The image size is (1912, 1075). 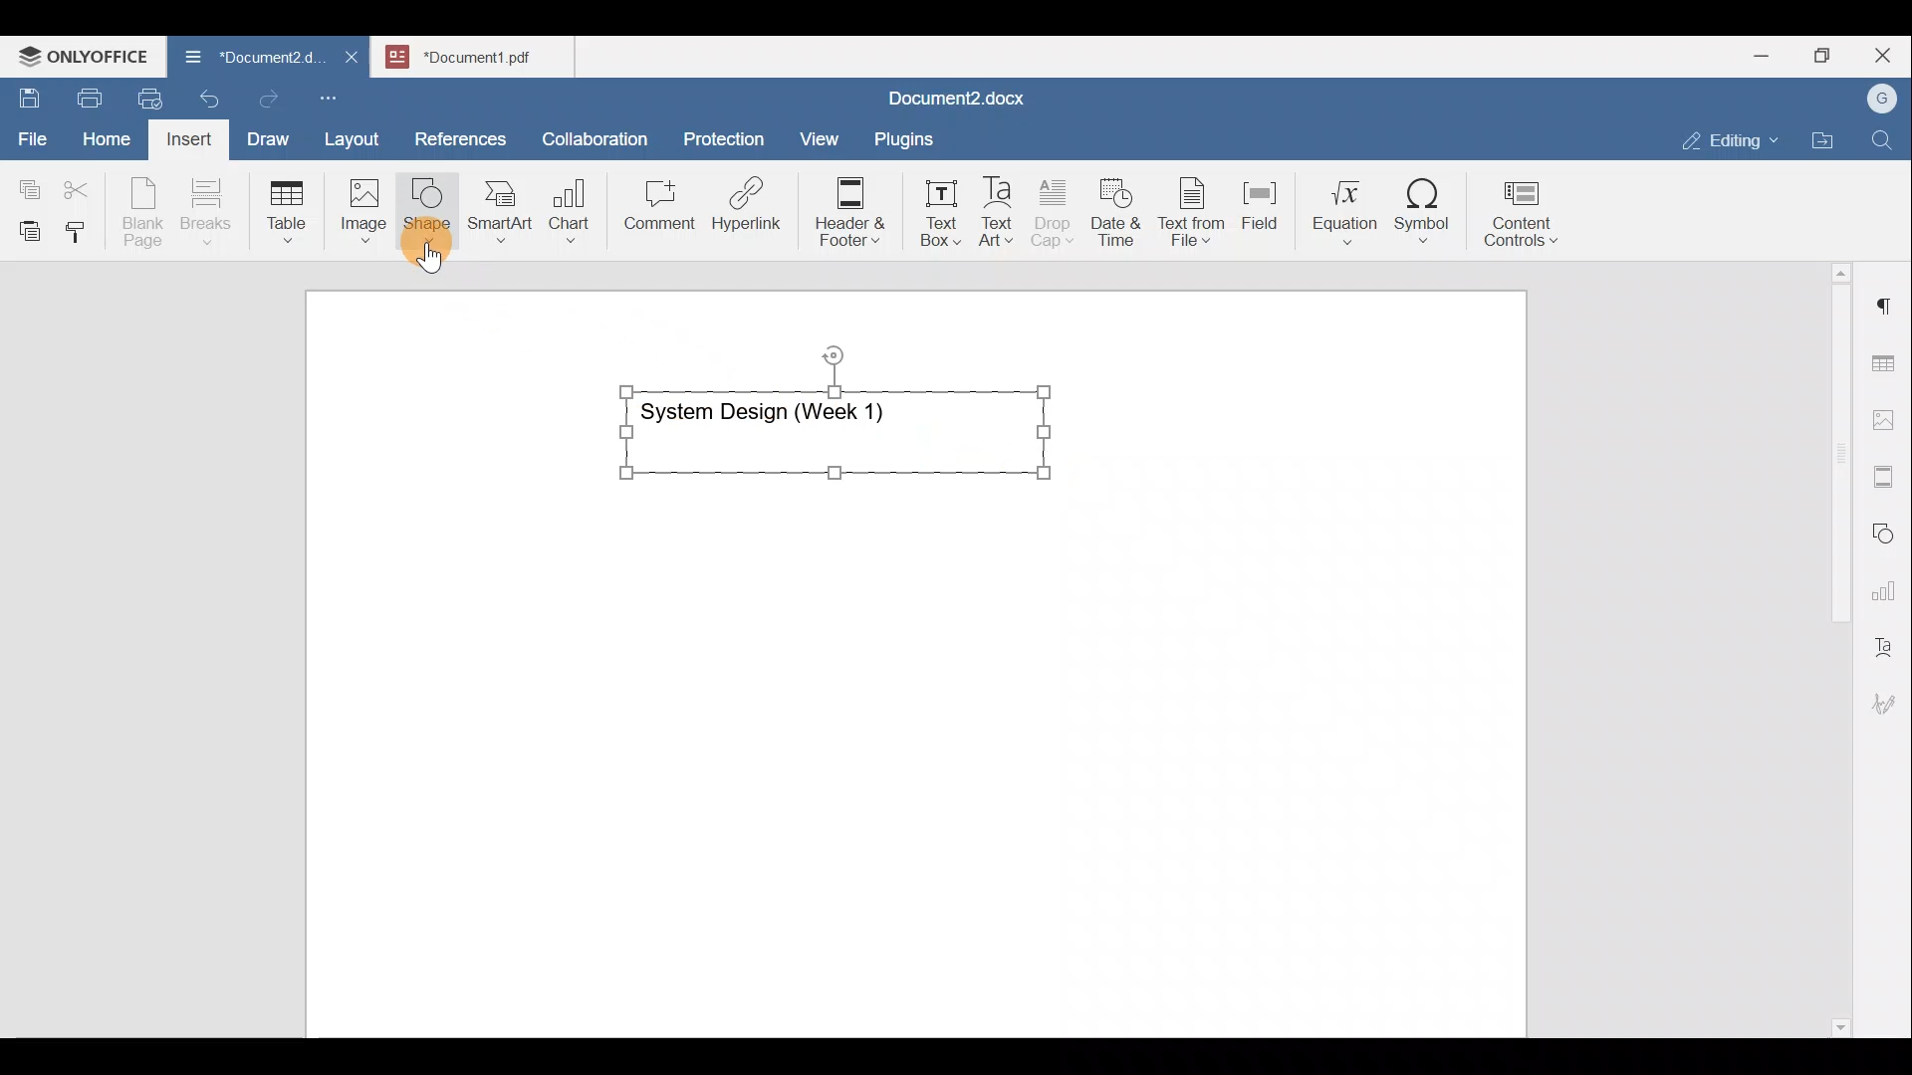 What do you see at coordinates (843, 210) in the screenshot?
I see `Header & footer` at bounding box center [843, 210].